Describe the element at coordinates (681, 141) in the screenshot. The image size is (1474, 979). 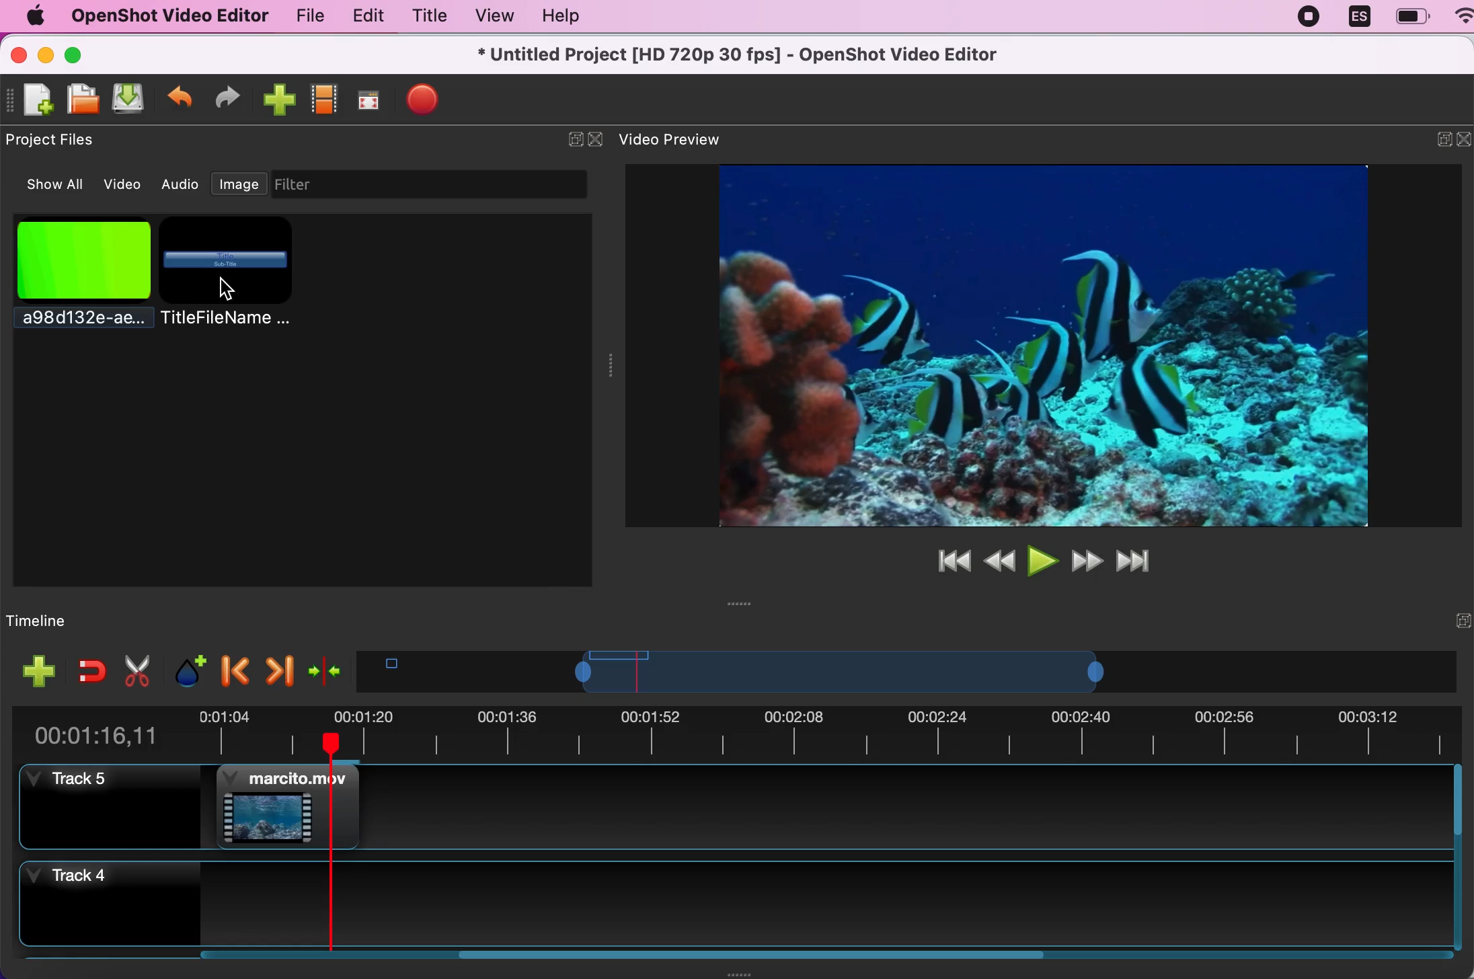
I see `video preview` at that location.